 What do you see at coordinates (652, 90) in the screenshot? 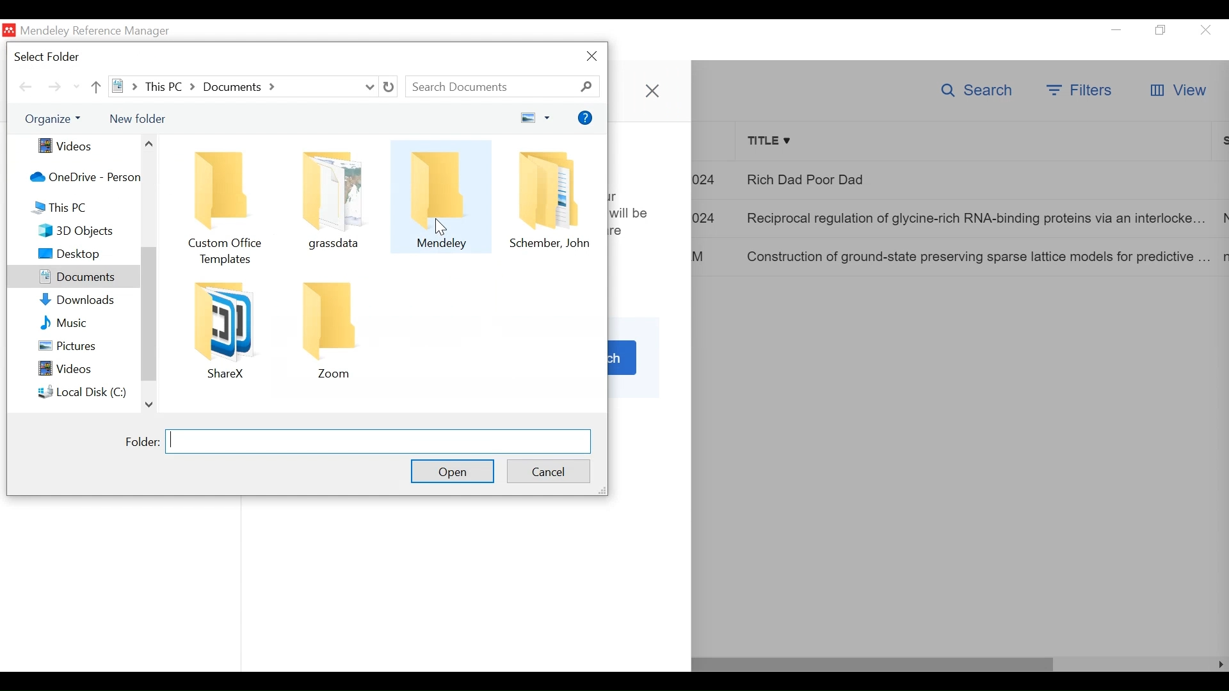
I see `Close` at bounding box center [652, 90].